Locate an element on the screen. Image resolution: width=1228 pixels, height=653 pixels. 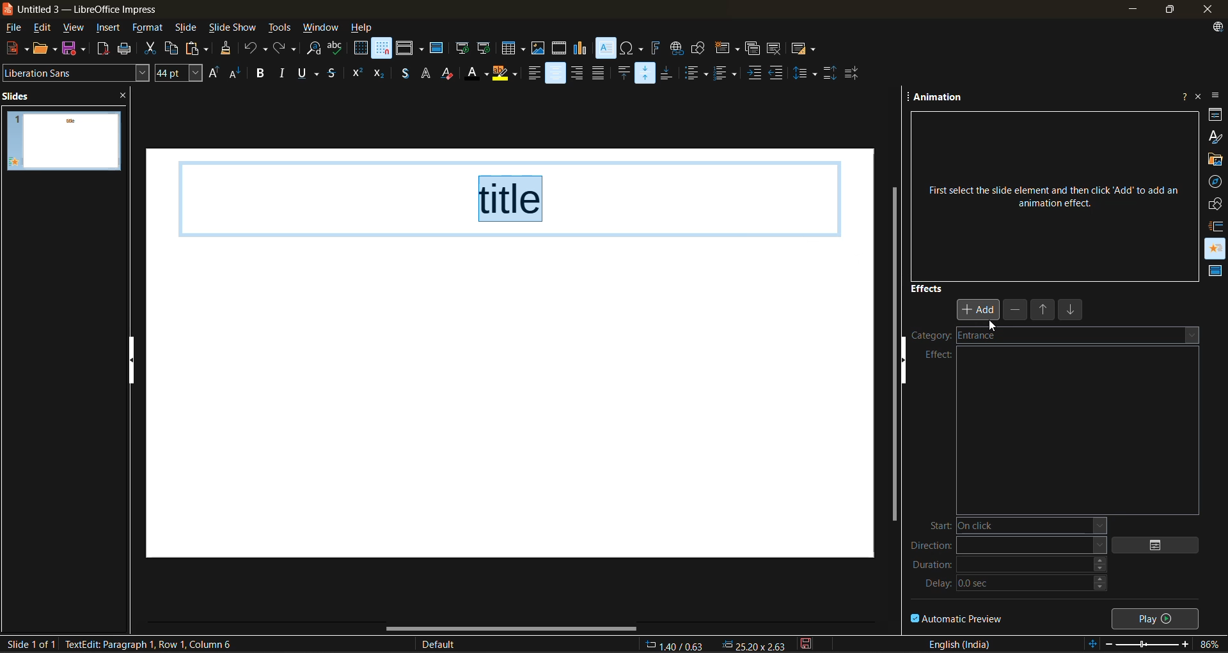
effects is located at coordinates (927, 288).